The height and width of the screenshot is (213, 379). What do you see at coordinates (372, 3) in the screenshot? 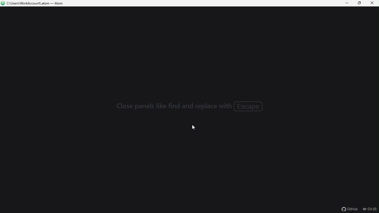
I see `Close` at bounding box center [372, 3].